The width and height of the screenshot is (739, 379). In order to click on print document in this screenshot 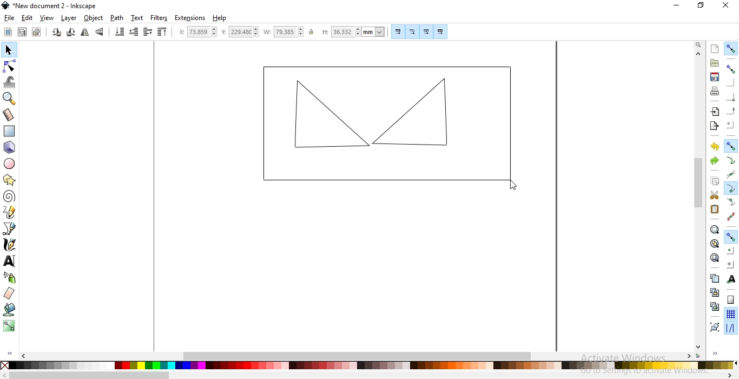, I will do `click(716, 91)`.